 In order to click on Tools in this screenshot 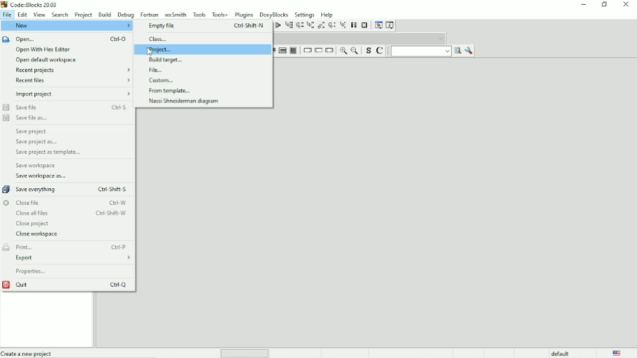, I will do `click(199, 14)`.